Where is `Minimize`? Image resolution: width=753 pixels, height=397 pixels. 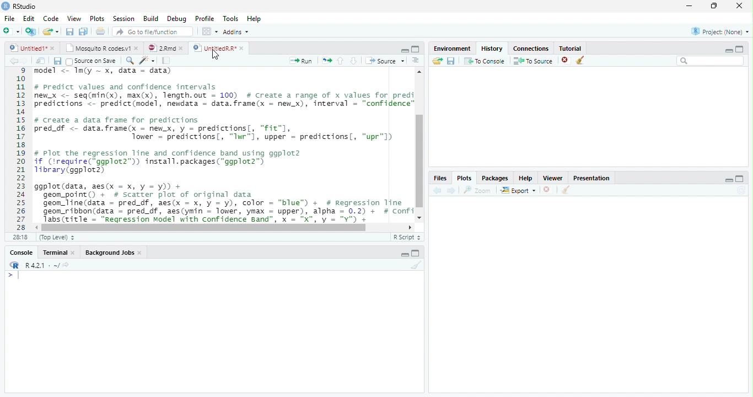
Minimize is located at coordinates (405, 255).